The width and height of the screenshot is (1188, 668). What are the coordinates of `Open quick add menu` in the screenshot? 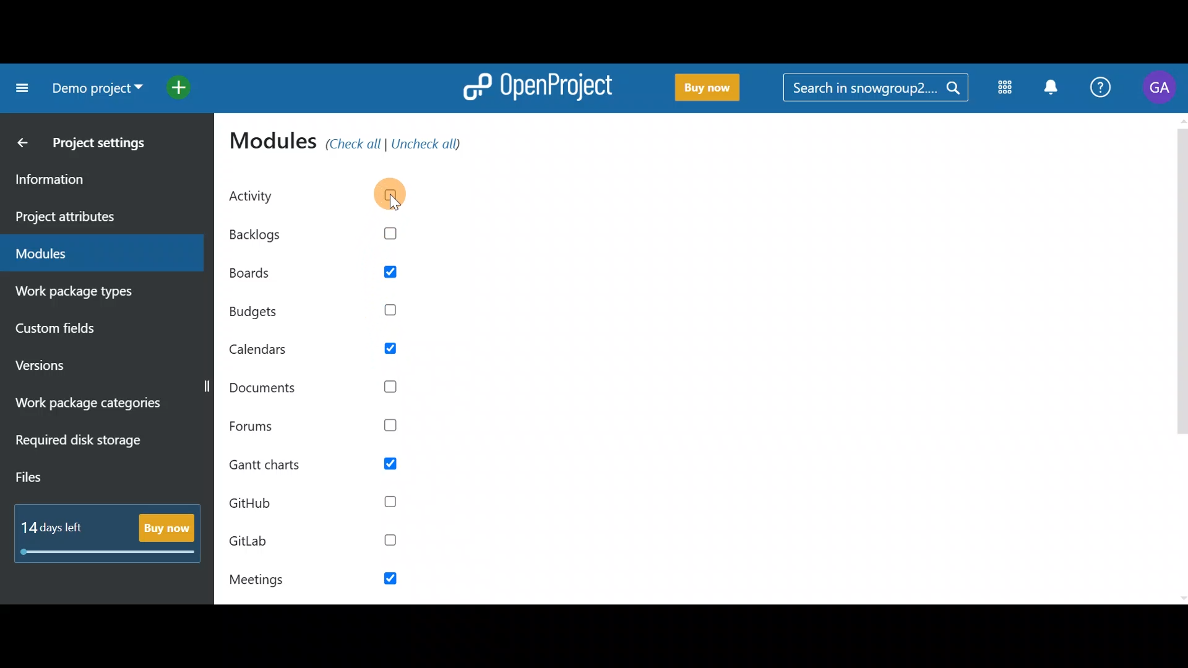 It's located at (182, 87).